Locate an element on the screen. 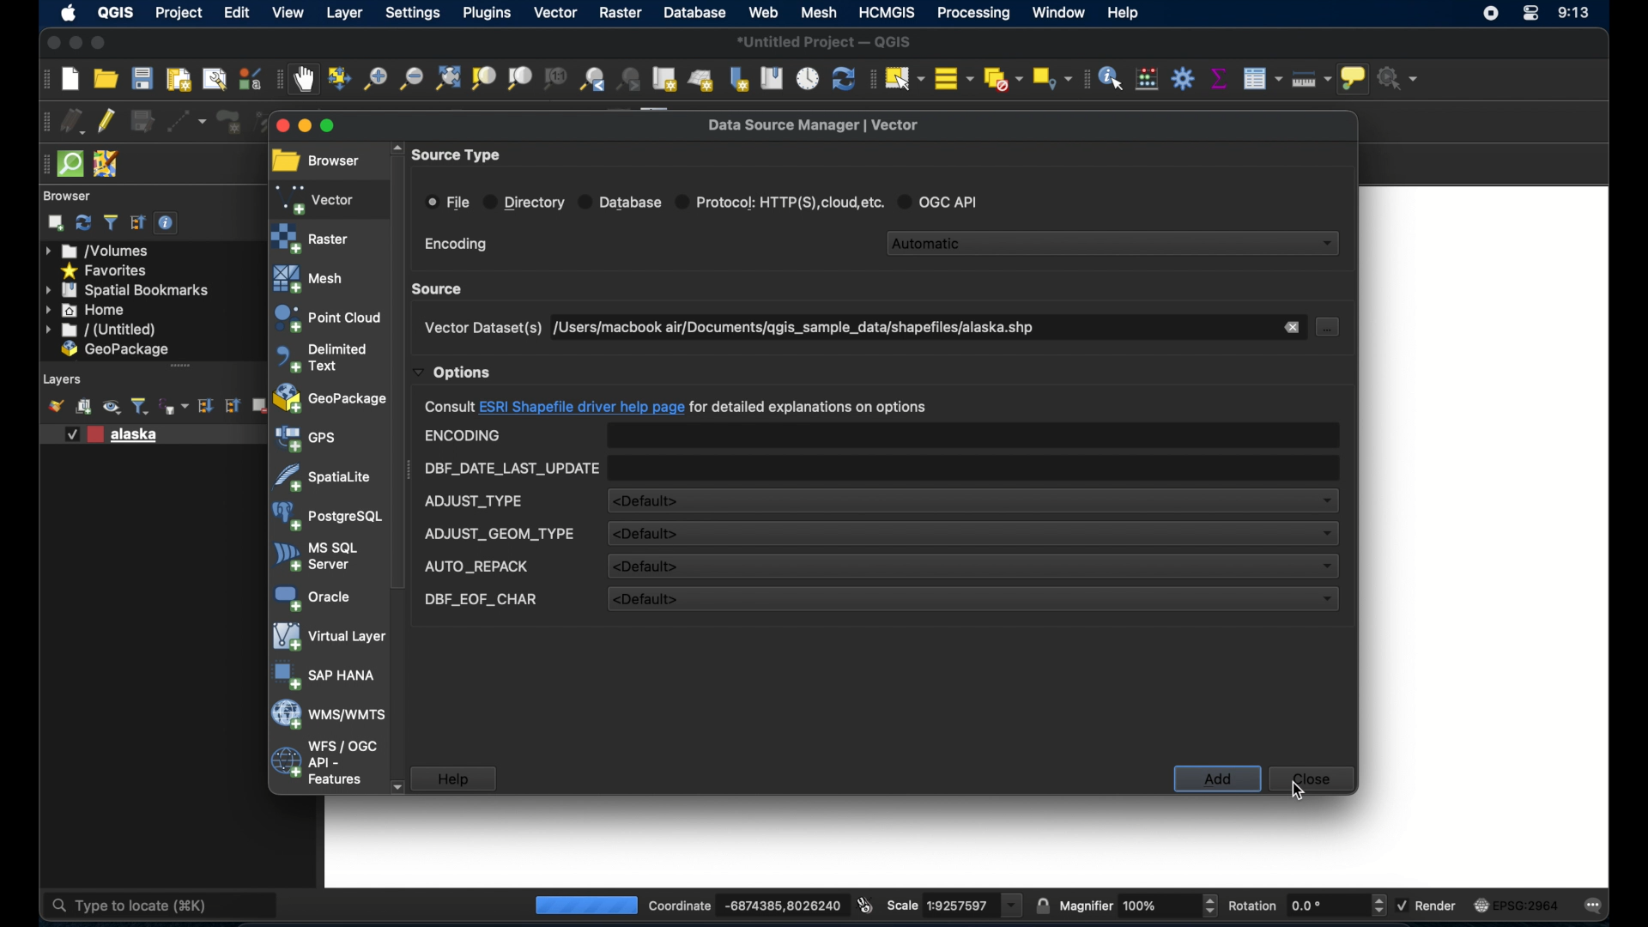 The image size is (1648, 927). Layers is located at coordinates (59, 379).